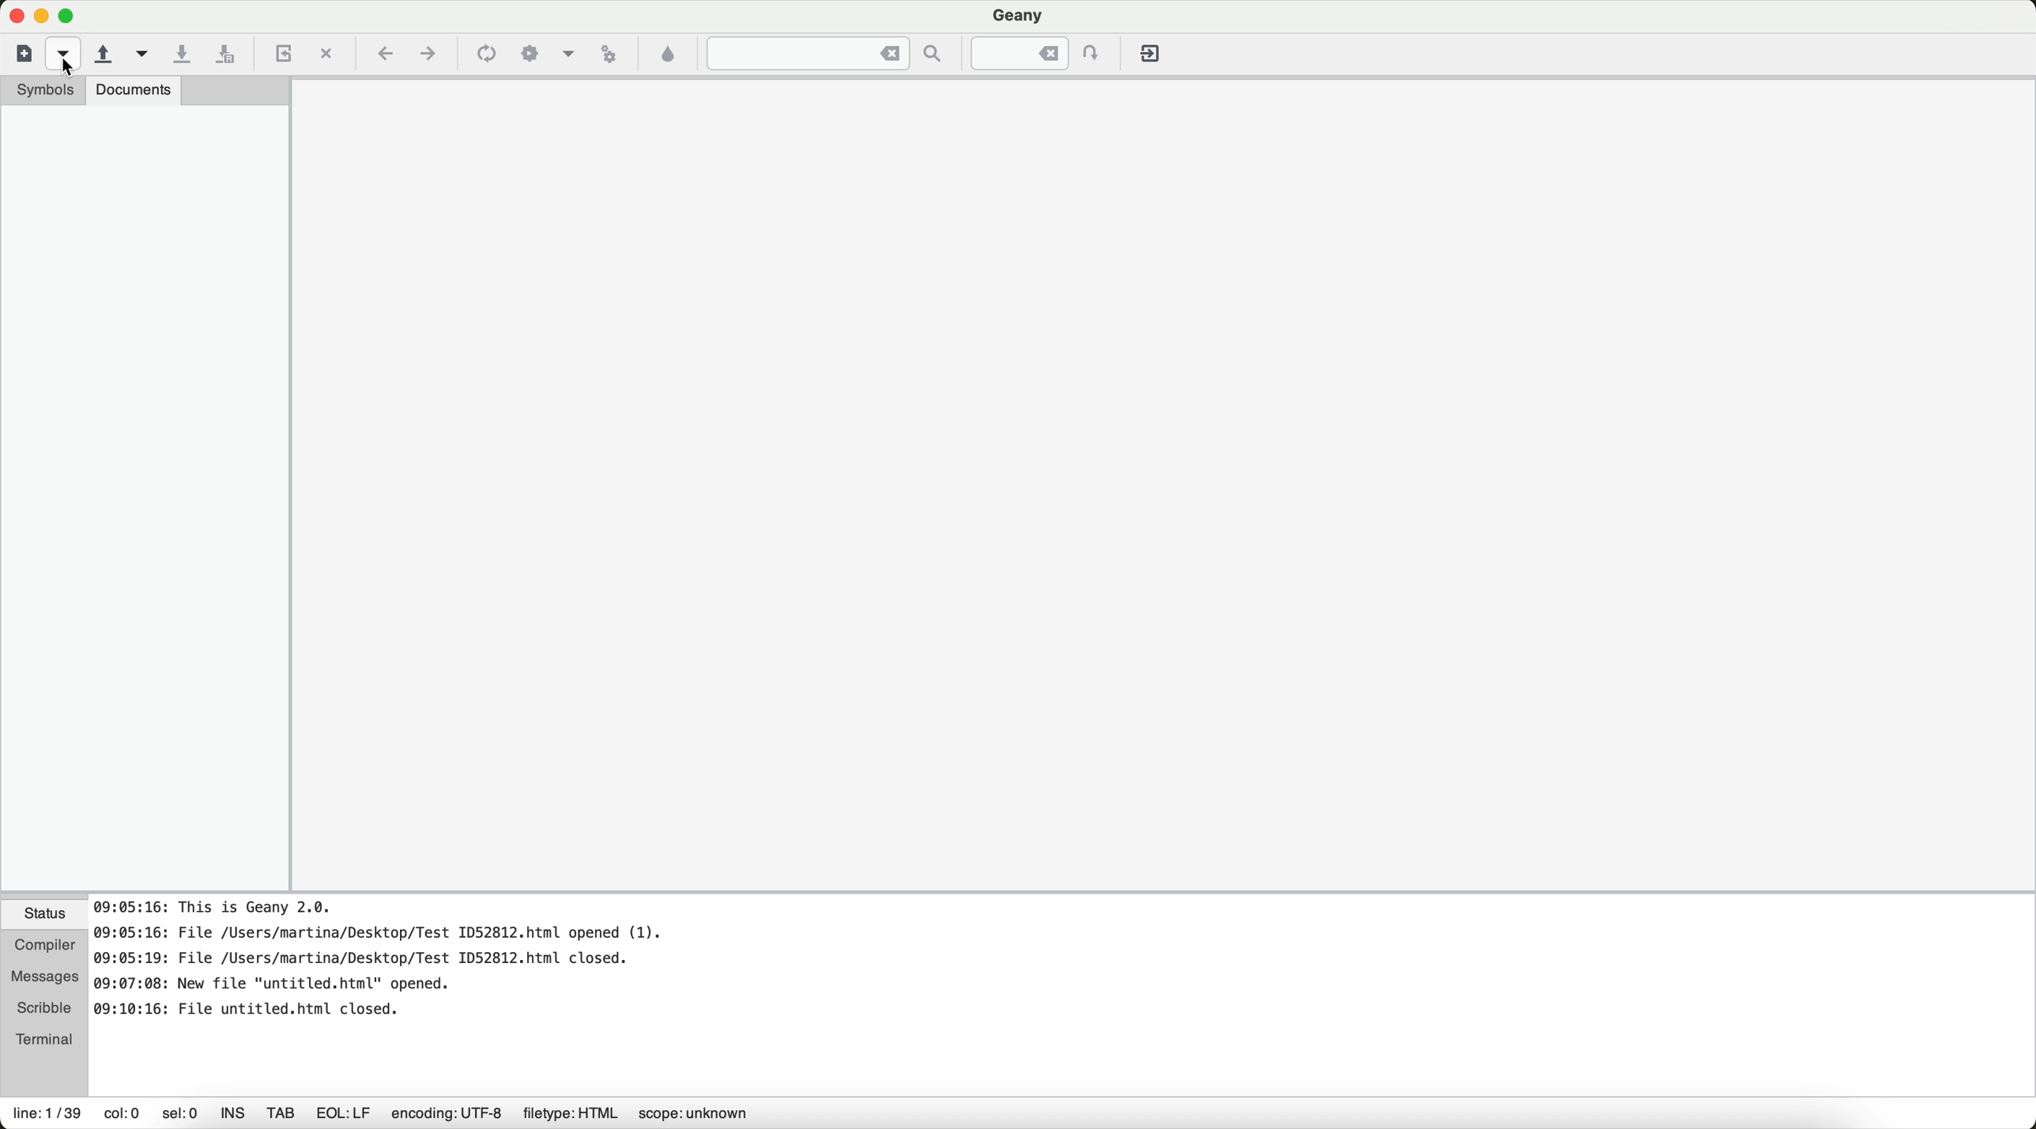 The height and width of the screenshot is (1129, 2036). I want to click on run or view the current file, so click(611, 54).